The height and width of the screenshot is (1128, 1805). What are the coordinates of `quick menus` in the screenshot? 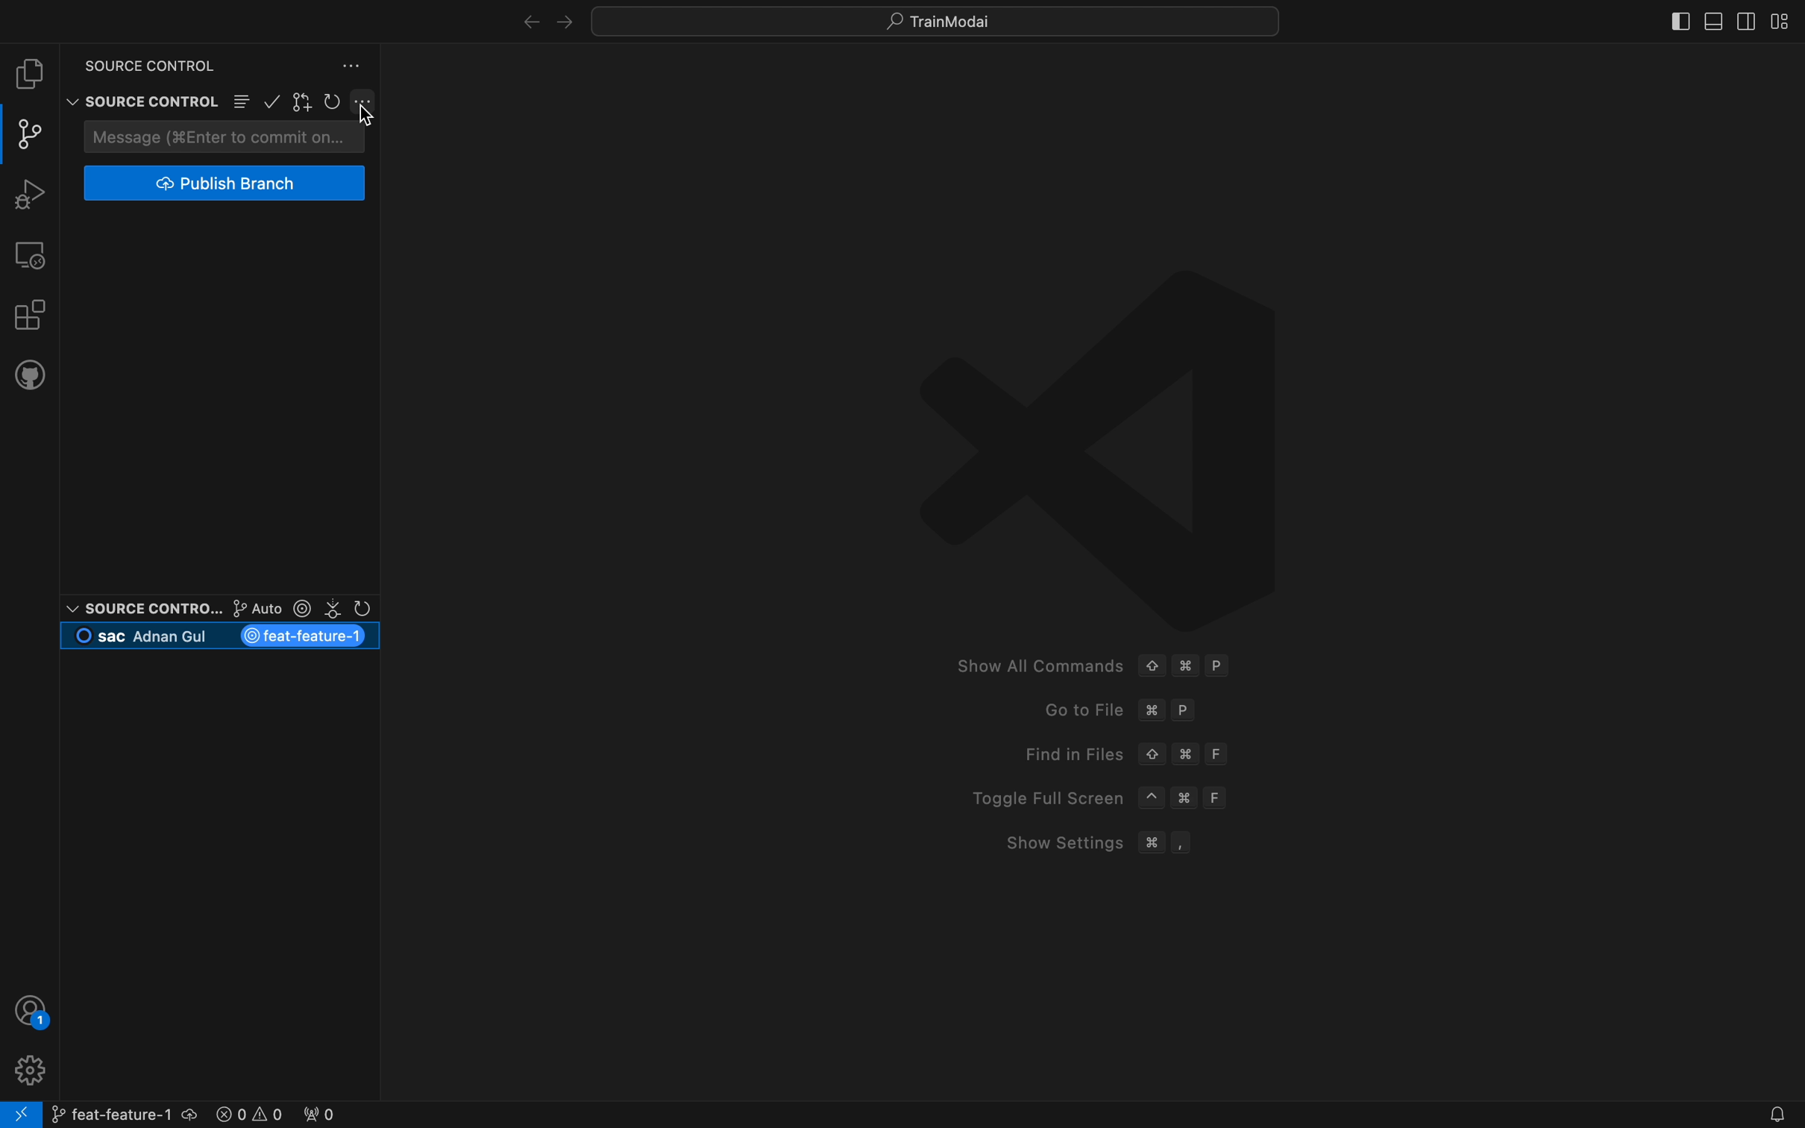 It's located at (938, 20).